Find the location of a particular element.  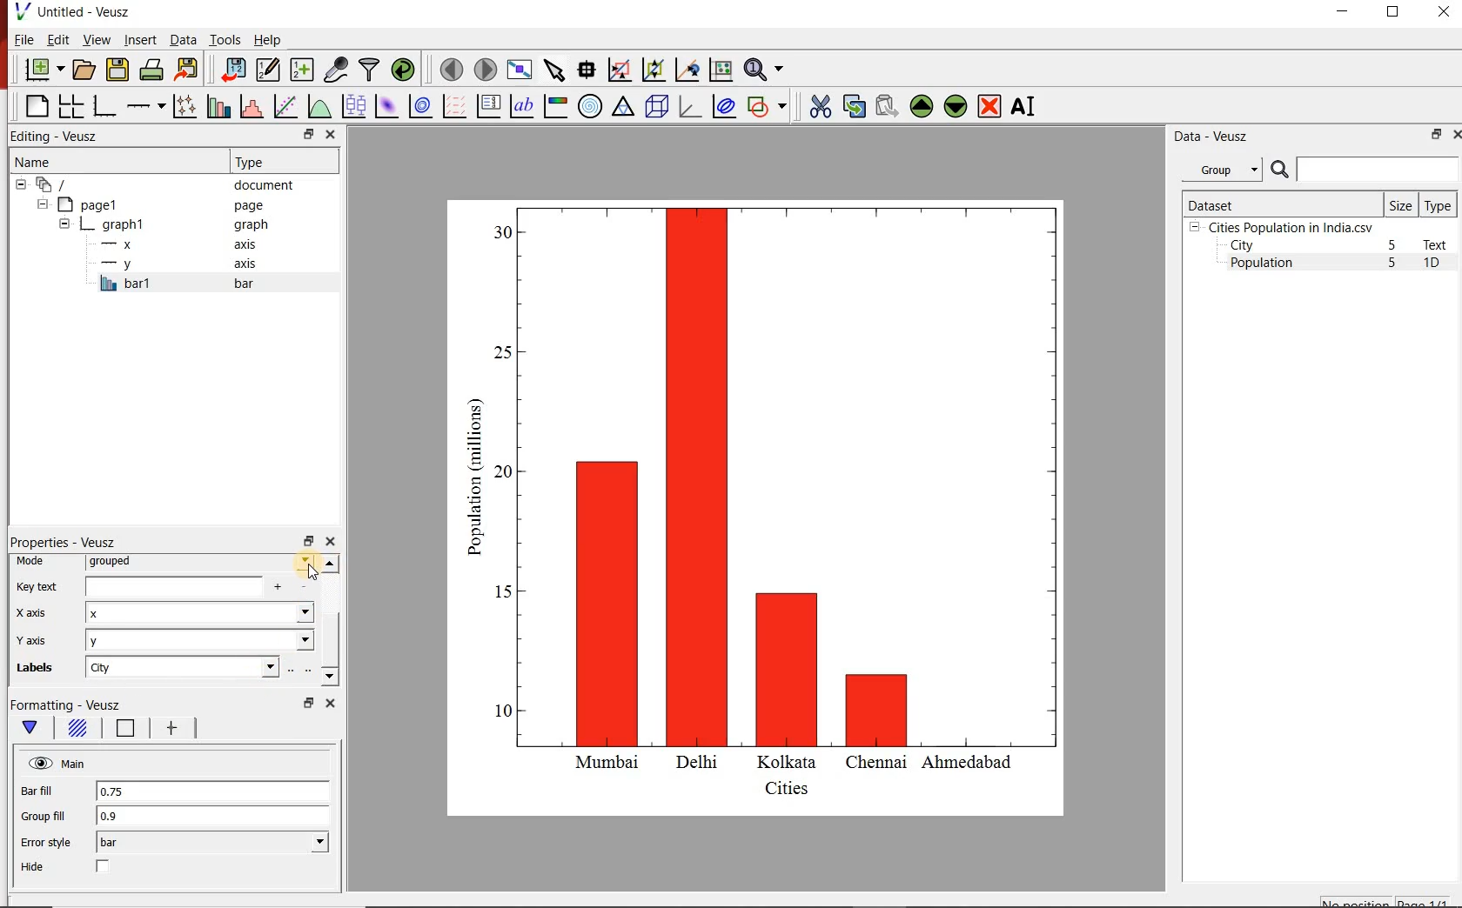

fit a function to data is located at coordinates (285, 105).